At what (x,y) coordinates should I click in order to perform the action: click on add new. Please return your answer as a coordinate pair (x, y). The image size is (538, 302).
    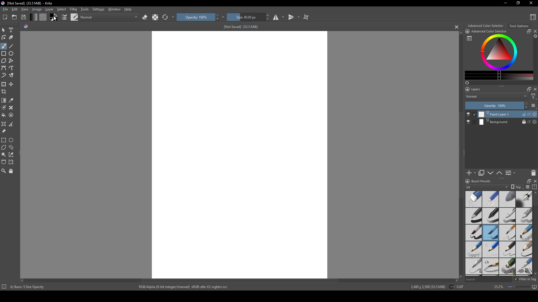
    Looking at the image, I should click on (471, 173).